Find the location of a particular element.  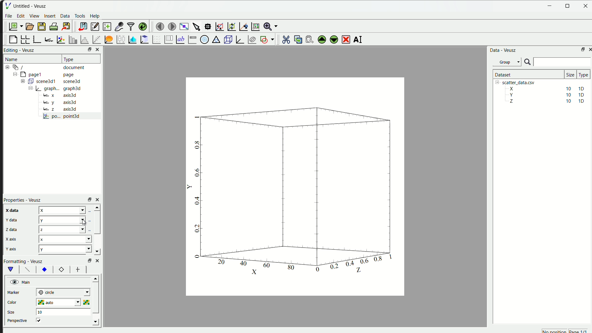

Data - Veusz is located at coordinates (502, 50).